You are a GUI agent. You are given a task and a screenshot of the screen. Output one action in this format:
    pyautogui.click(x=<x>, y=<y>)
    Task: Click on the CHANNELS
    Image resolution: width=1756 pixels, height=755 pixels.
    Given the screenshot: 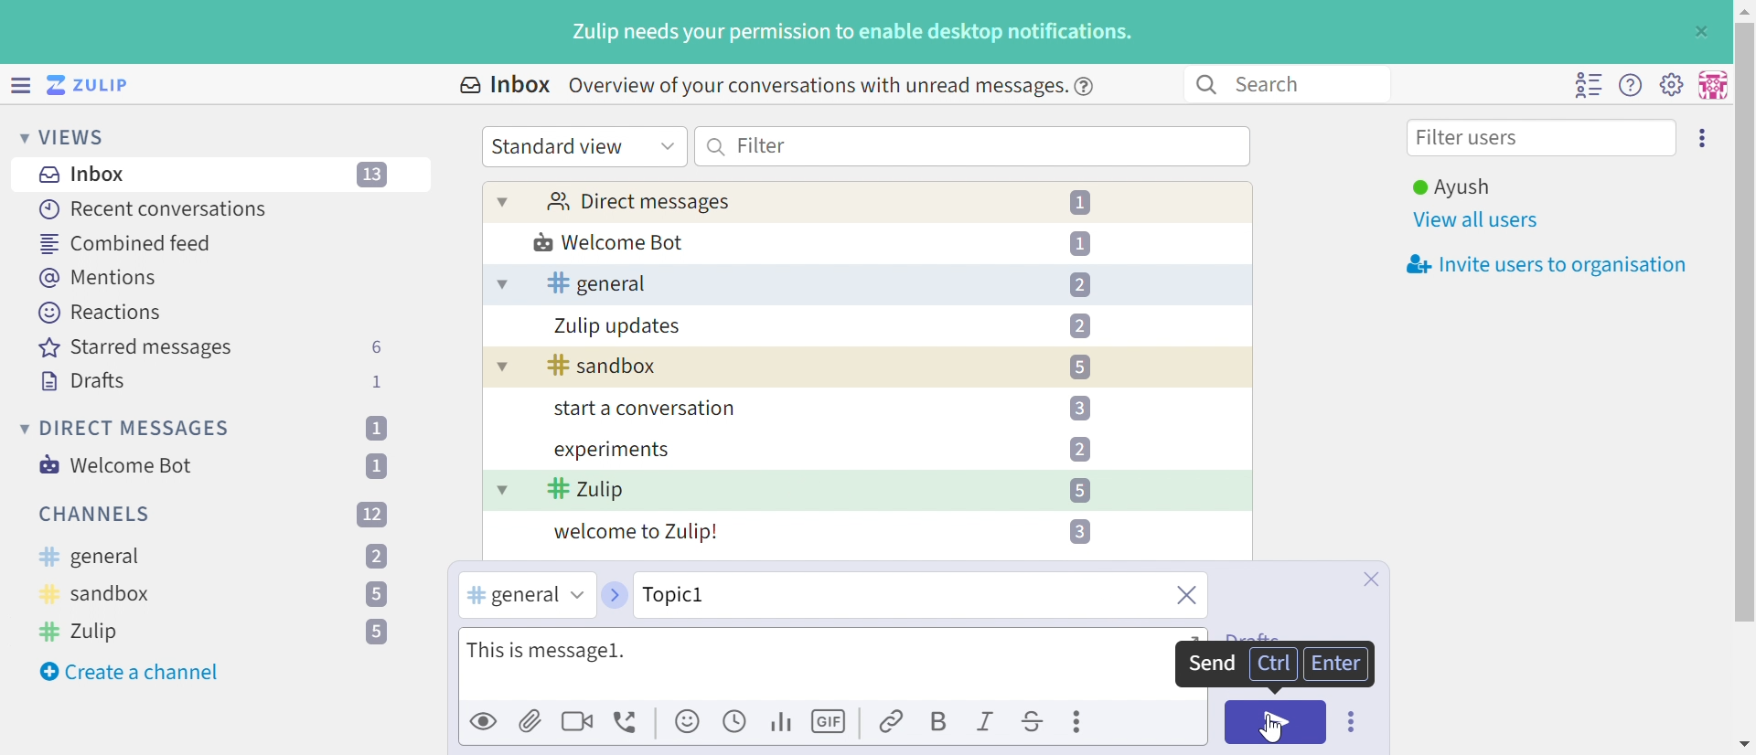 What is the action you would take?
    pyautogui.click(x=96, y=515)
    